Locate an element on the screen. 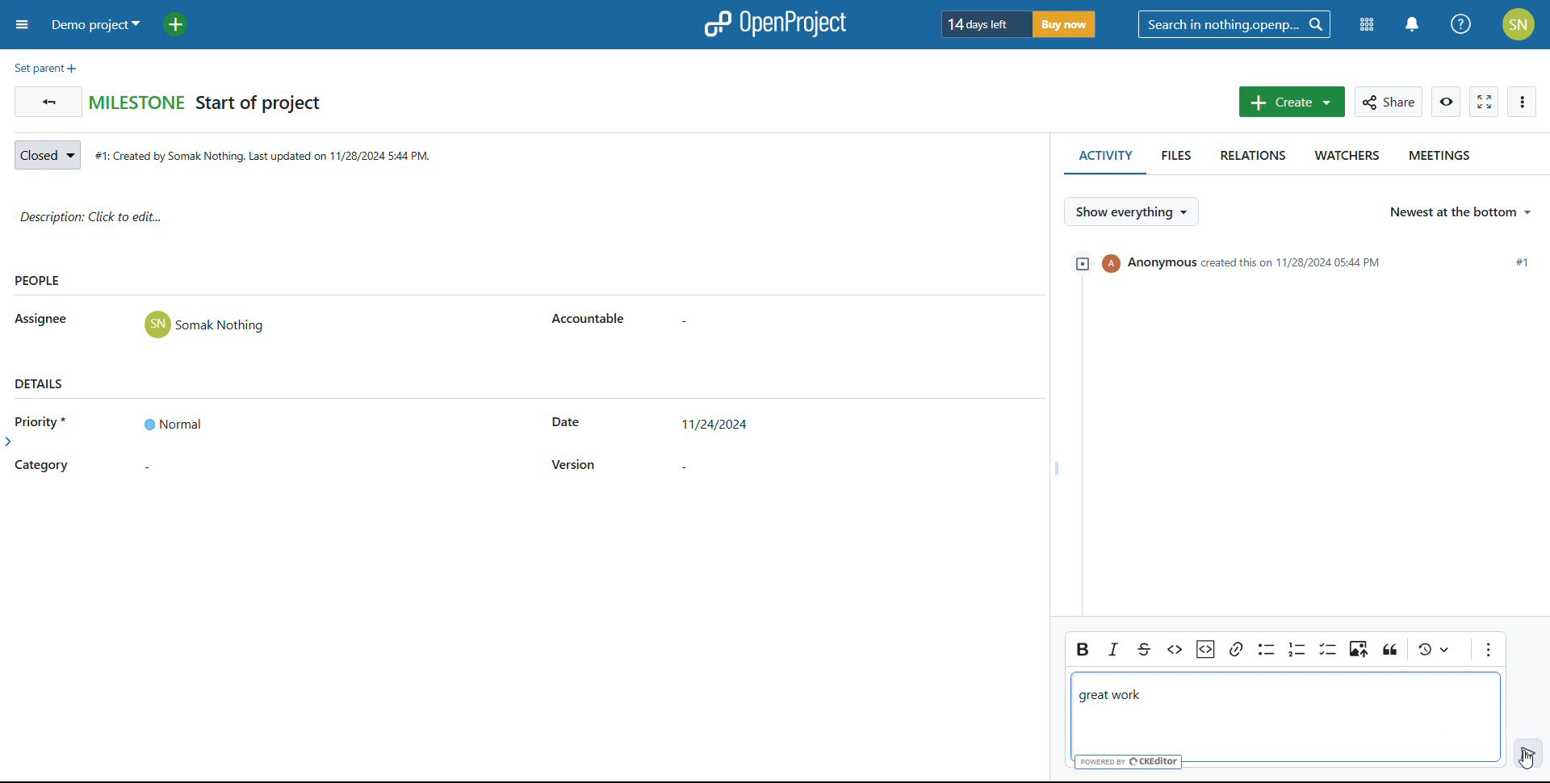 This screenshot has height=783, width=1550. set category is located at coordinates (172, 468).